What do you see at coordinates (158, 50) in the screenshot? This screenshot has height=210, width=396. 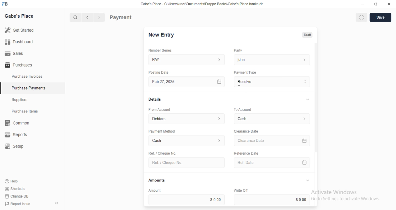 I see `Number Series` at bounding box center [158, 50].